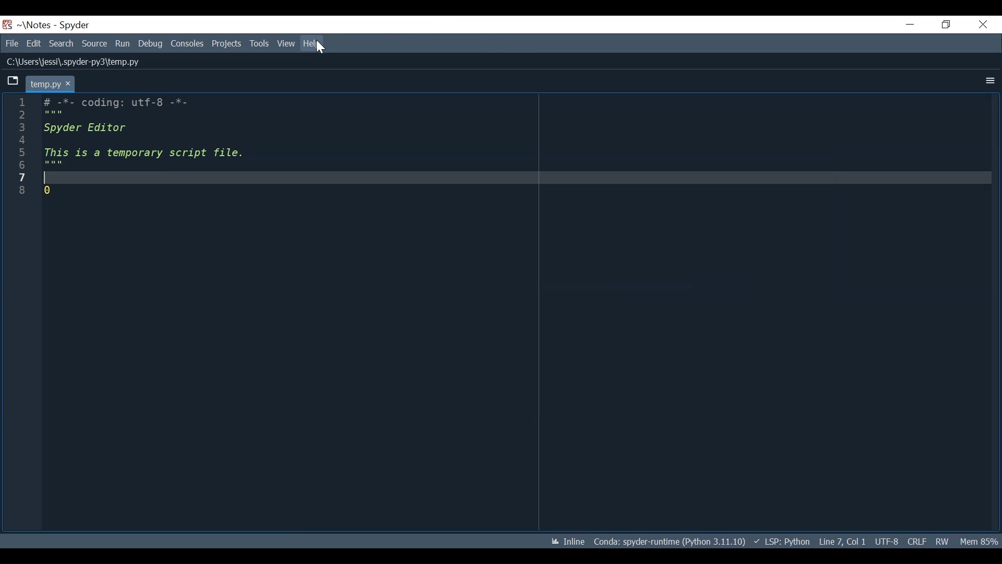 Image resolution: width=1002 pixels, height=564 pixels. I want to click on line number, so click(21, 146).